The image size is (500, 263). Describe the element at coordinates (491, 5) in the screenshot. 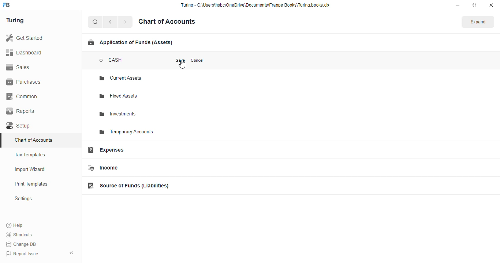

I see `close` at that location.